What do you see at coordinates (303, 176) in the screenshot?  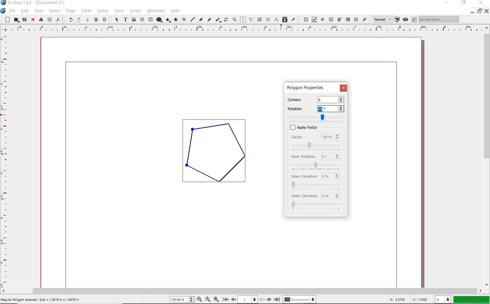 I see `INNER CURVATURE` at bounding box center [303, 176].